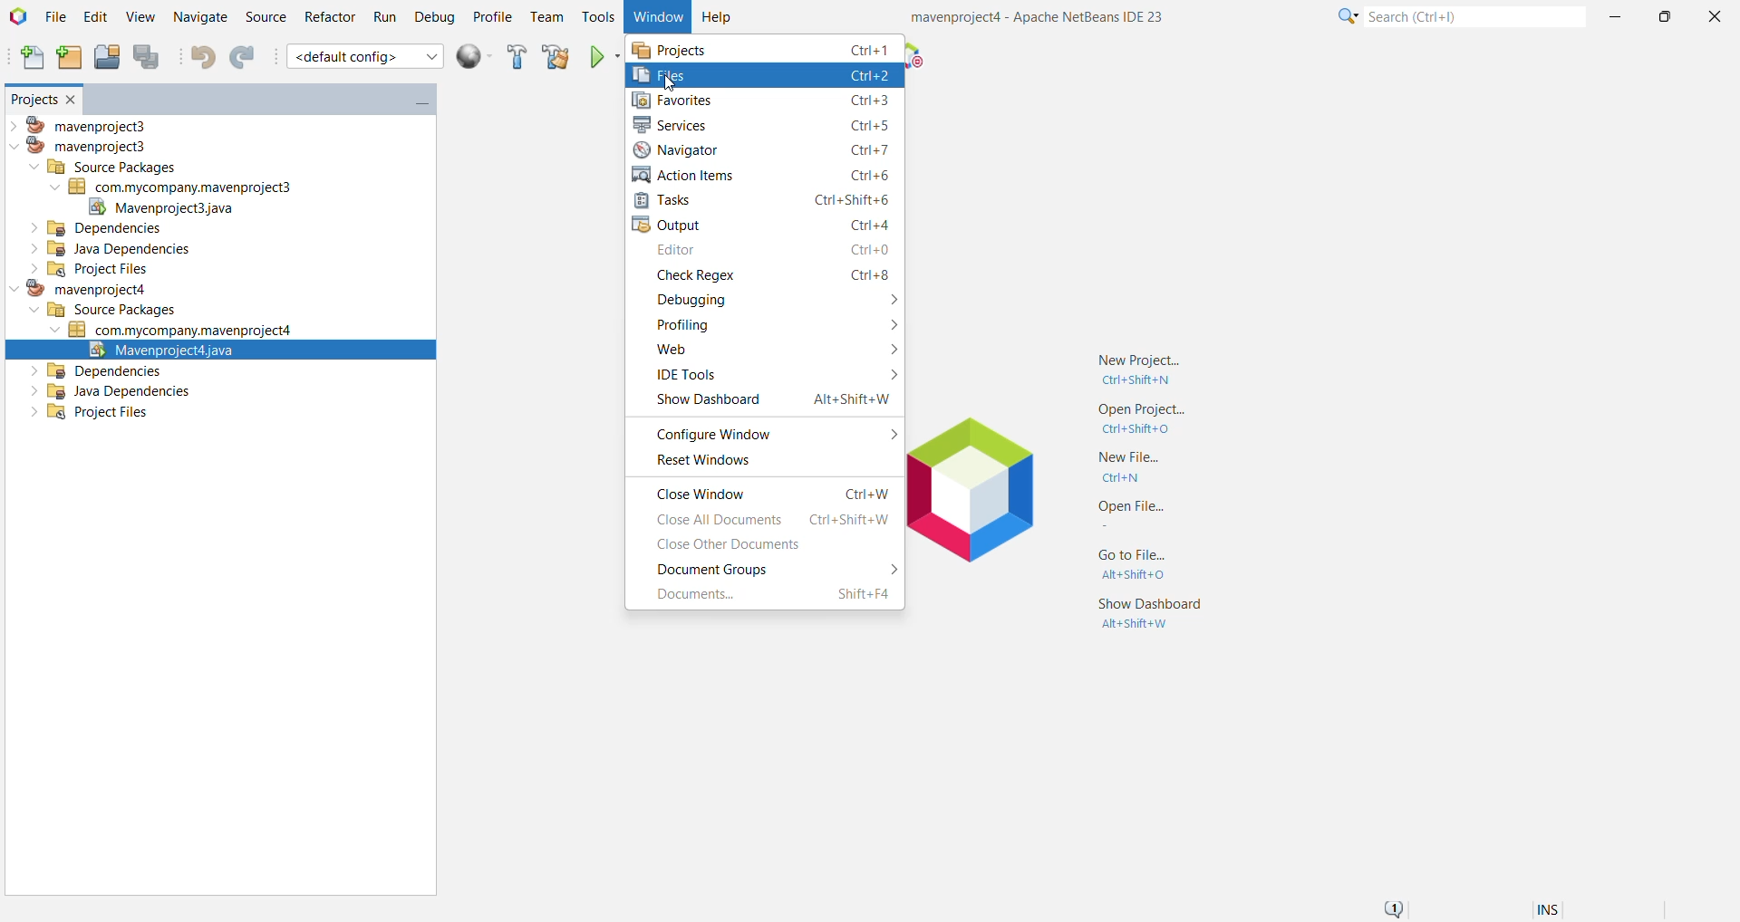 The width and height of the screenshot is (1740, 922). Describe the element at coordinates (771, 520) in the screenshot. I see `Close All Documents` at that location.